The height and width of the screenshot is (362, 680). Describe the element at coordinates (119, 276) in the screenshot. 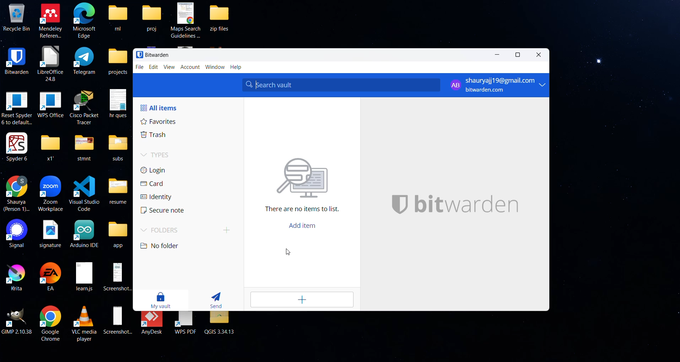

I see `Screenshot...` at that location.